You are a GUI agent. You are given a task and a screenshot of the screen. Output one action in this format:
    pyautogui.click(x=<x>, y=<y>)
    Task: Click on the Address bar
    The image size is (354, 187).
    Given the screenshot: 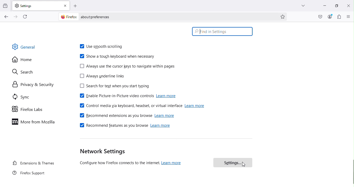 What is the action you would take?
    pyautogui.click(x=179, y=17)
    